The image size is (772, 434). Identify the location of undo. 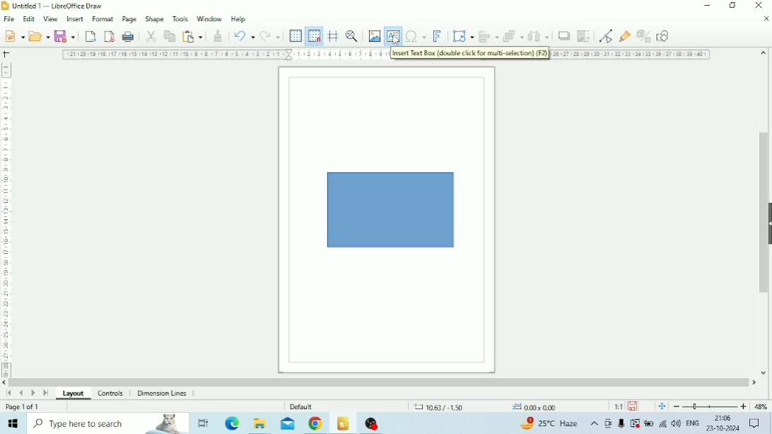
(244, 36).